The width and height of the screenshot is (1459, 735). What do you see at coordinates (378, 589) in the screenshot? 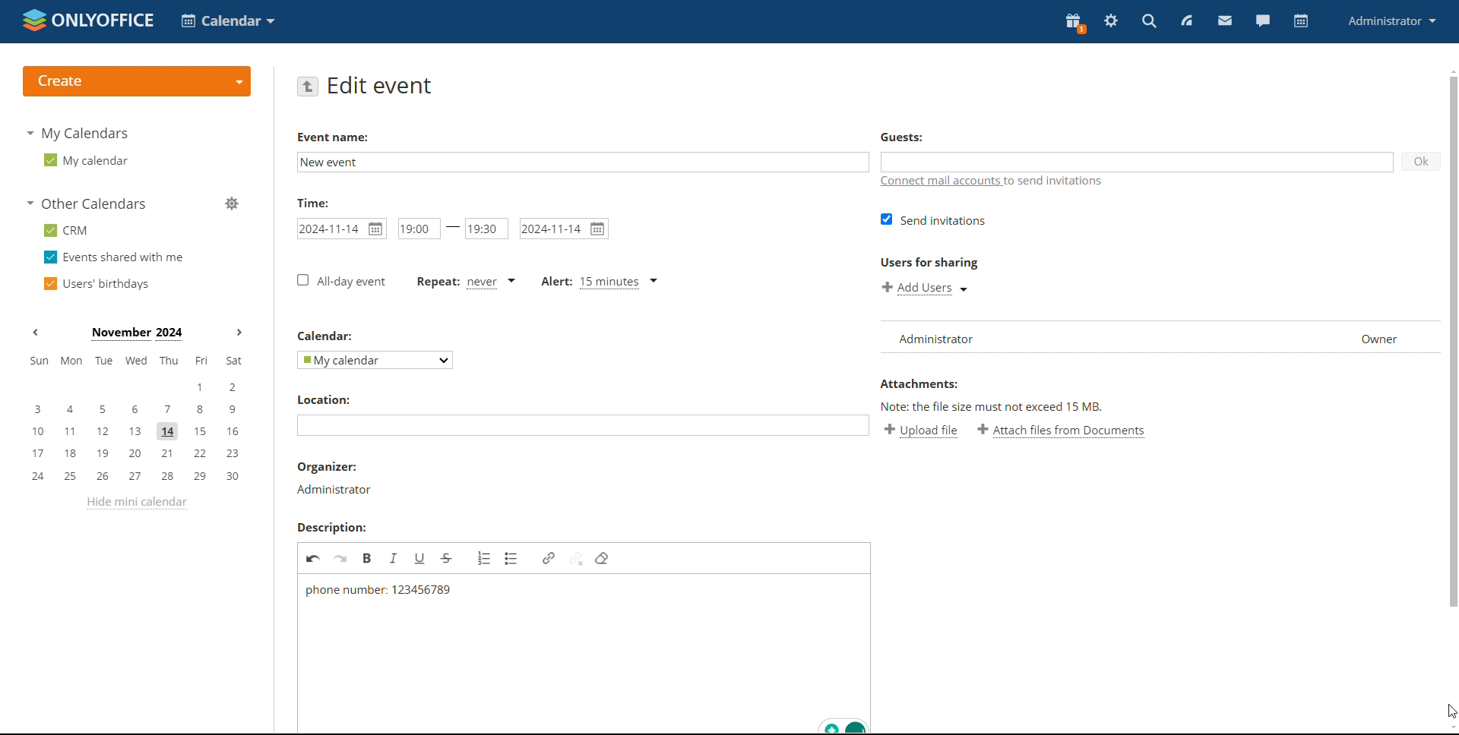
I see `phone number added` at bounding box center [378, 589].